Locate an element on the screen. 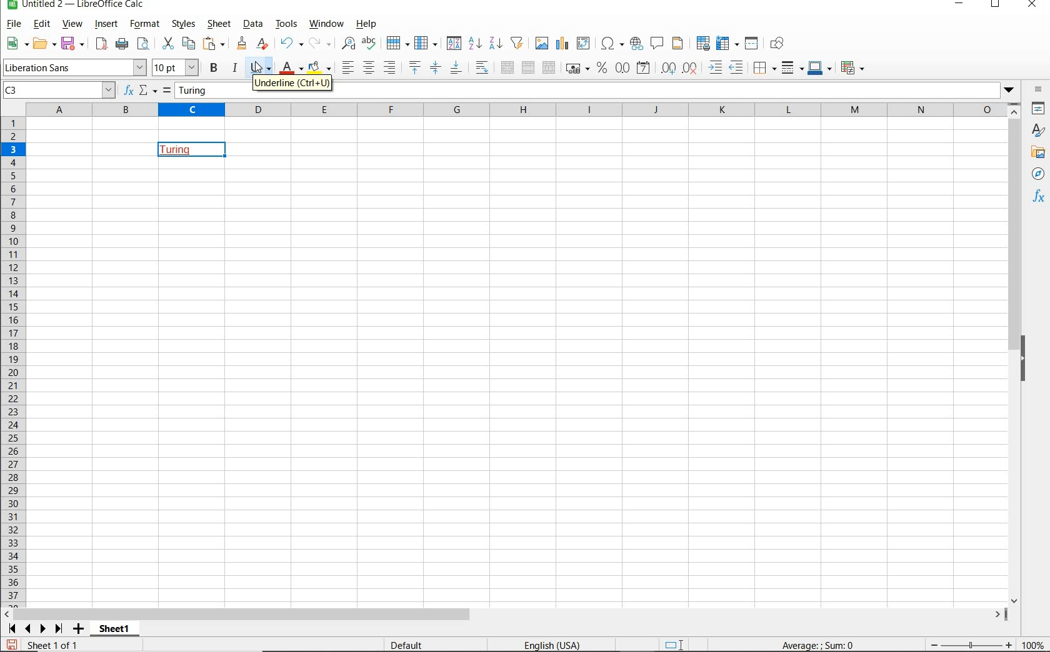 This screenshot has height=652, width=1050. HIDE is located at coordinates (1026, 361).